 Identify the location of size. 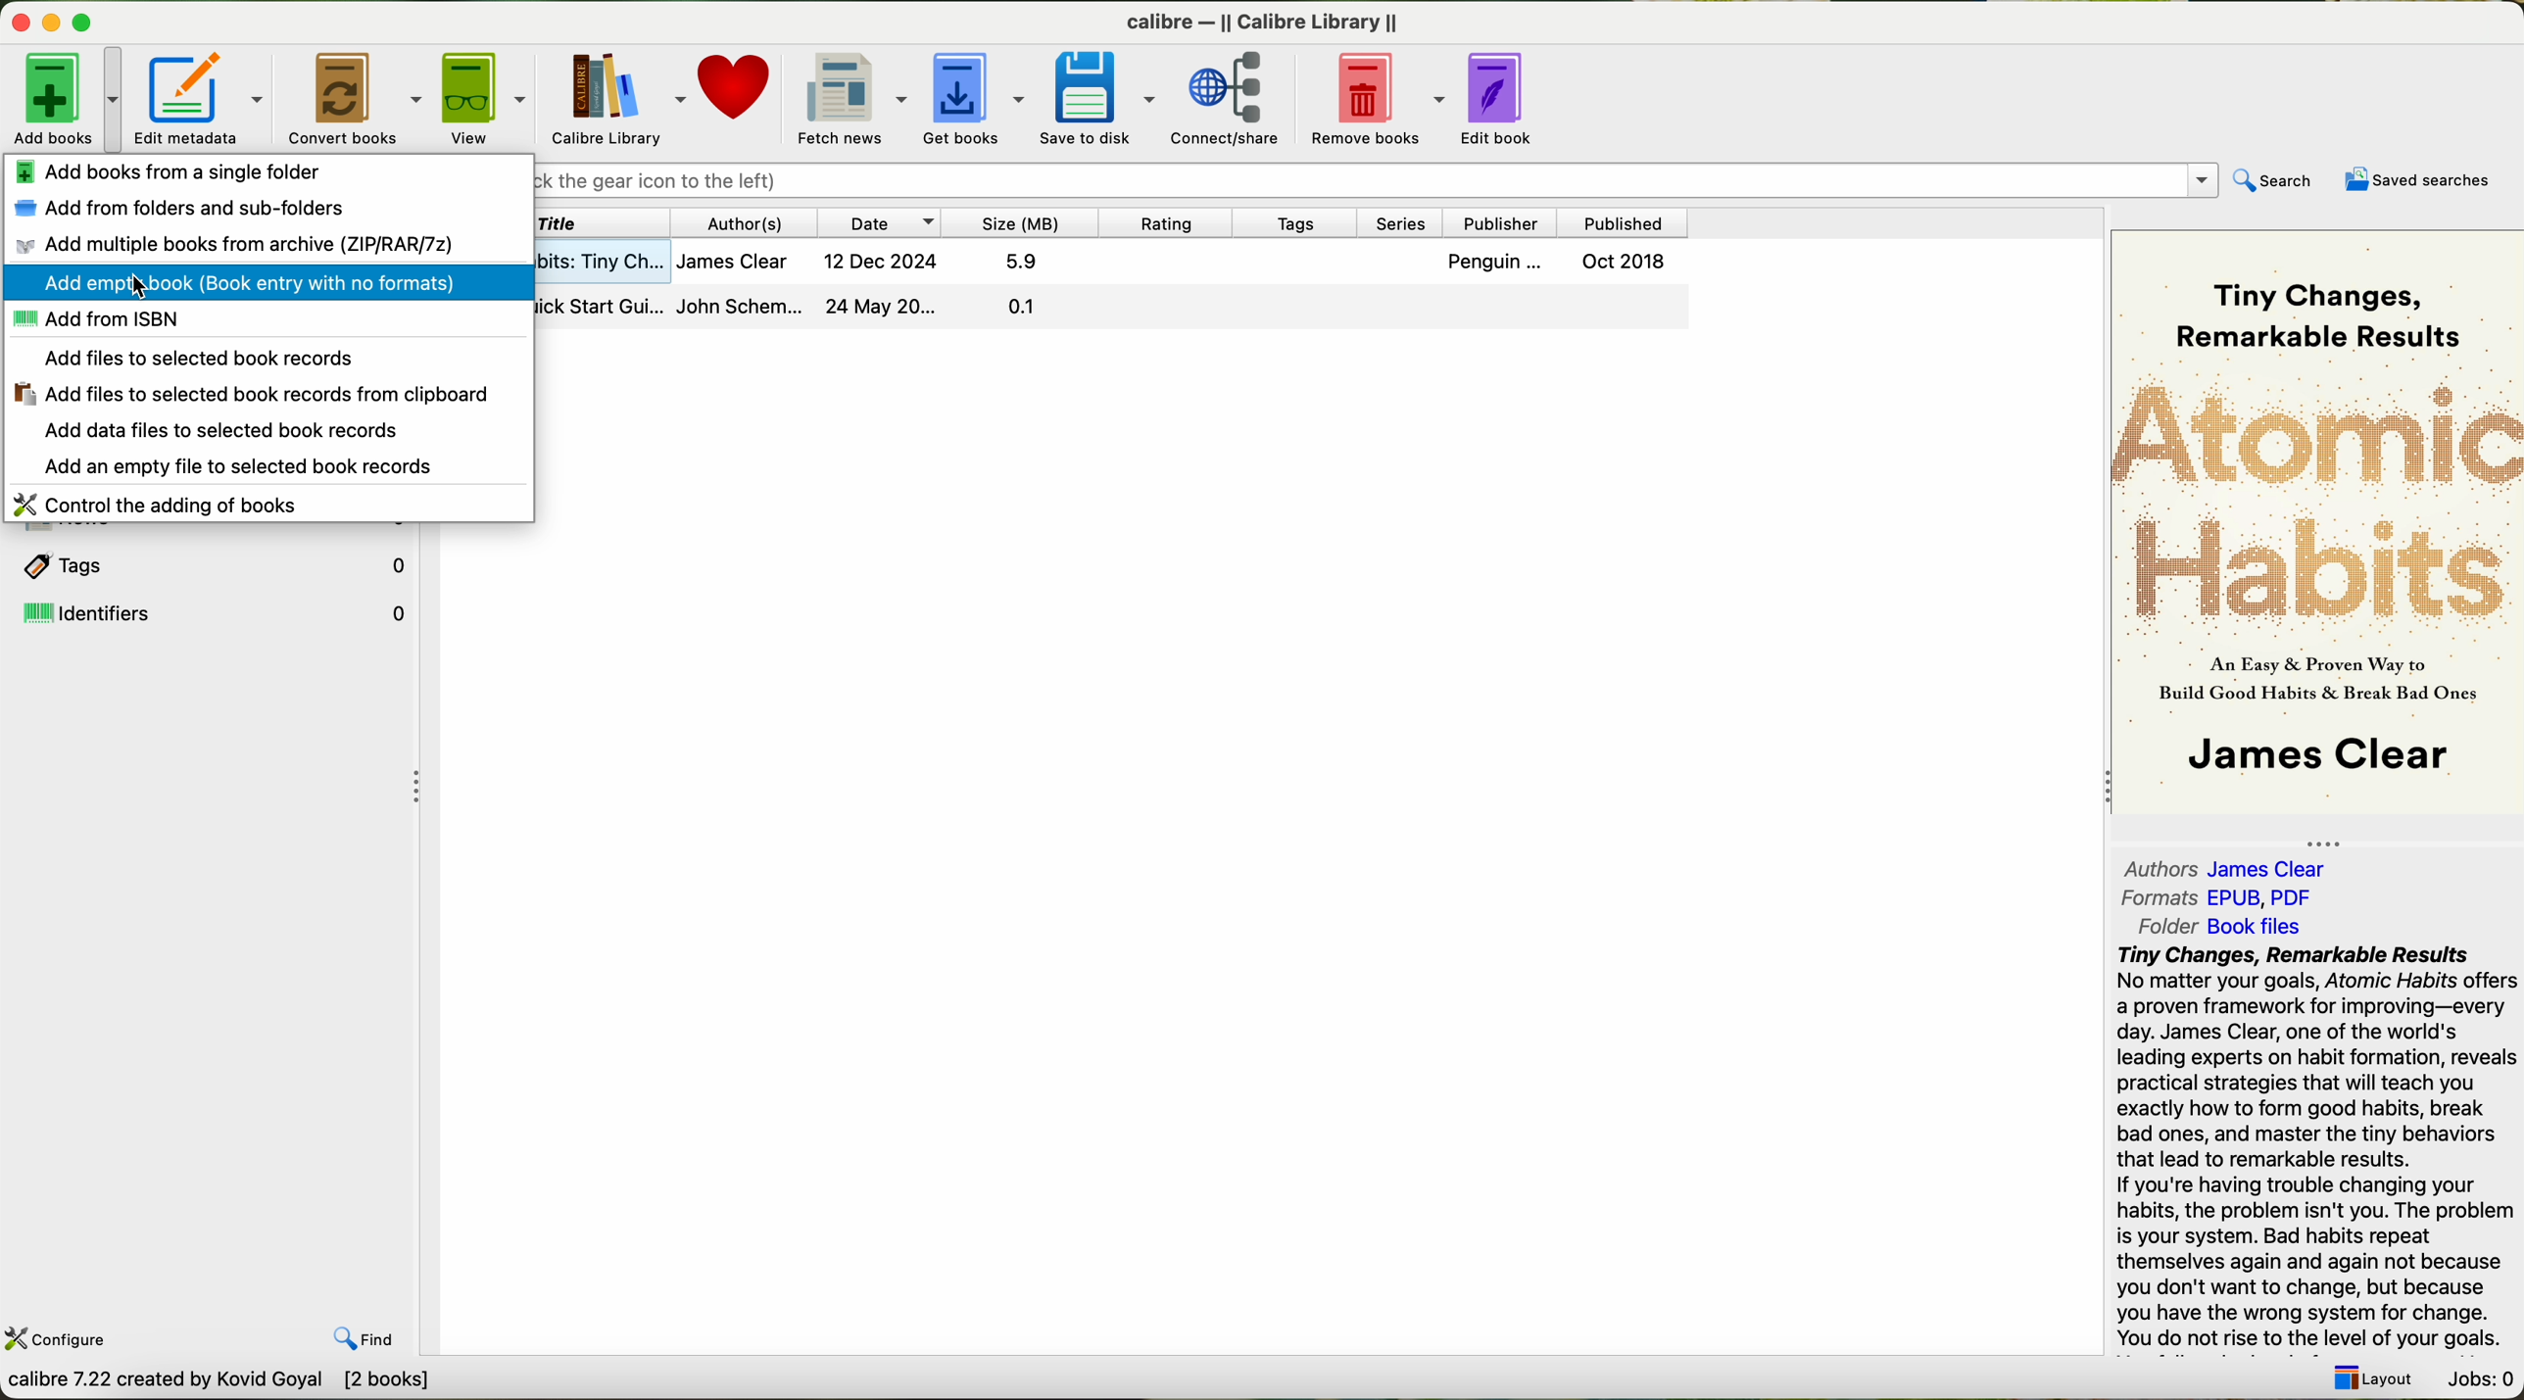
(1014, 223).